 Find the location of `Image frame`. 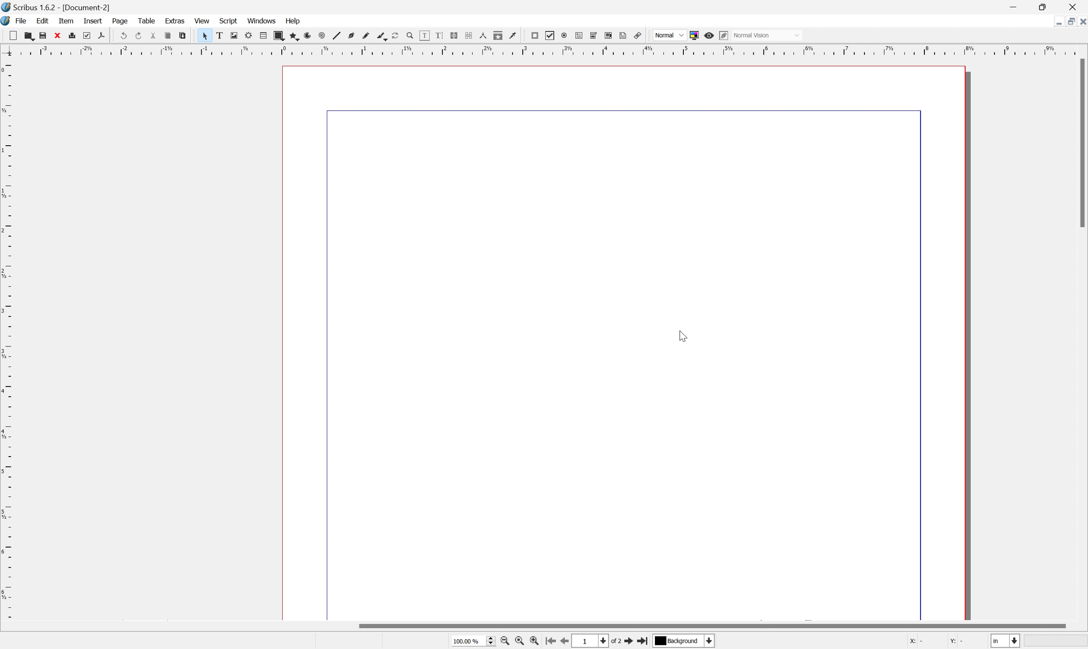

Image frame is located at coordinates (233, 36).